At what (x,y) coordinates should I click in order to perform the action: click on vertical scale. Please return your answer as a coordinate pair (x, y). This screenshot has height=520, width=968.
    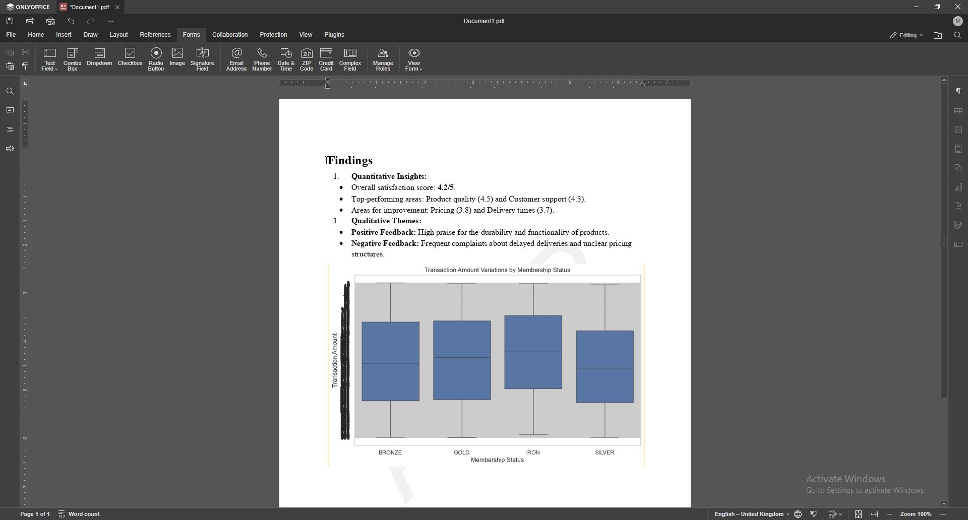
    Looking at the image, I should click on (25, 292).